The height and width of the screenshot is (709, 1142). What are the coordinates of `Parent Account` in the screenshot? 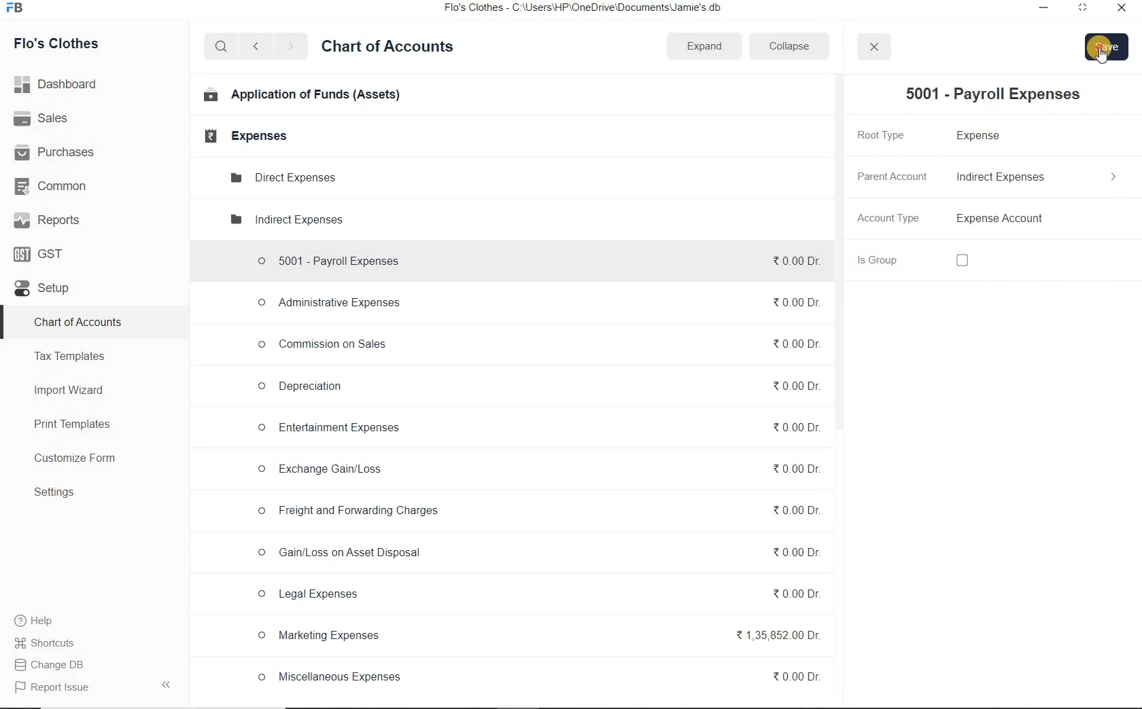 It's located at (891, 176).